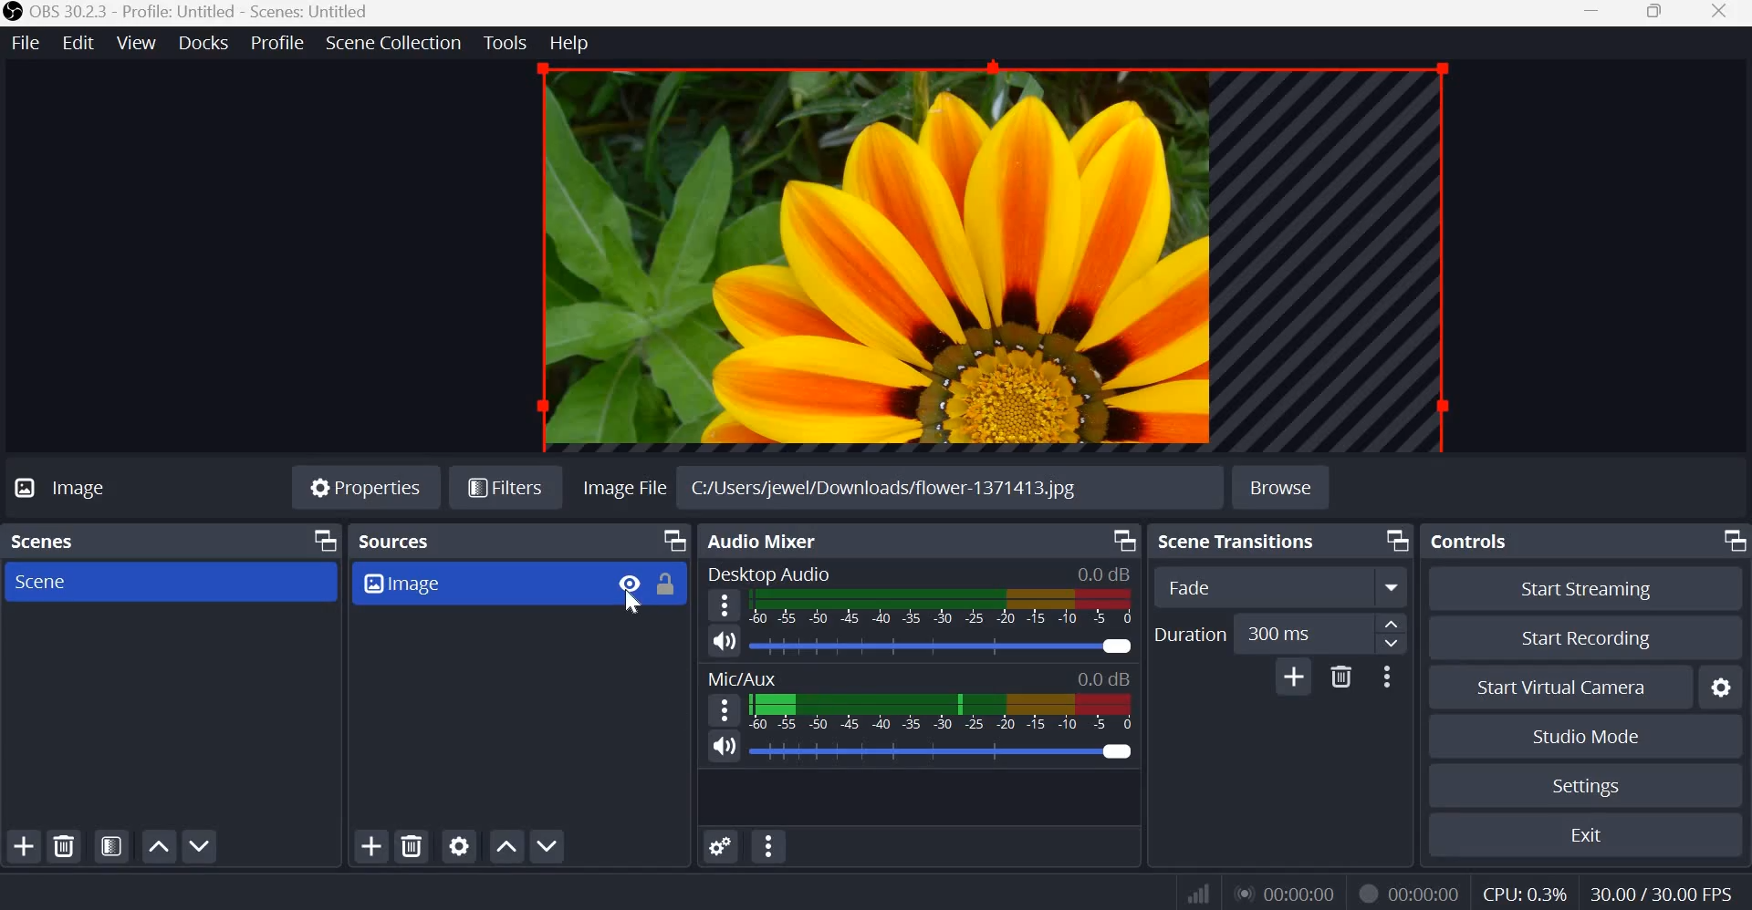 Image resolution: width=1752 pixels, height=910 pixels. What do you see at coordinates (724, 746) in the screenshot?
I see `Speaker icon` at bounding box center [724, 746].